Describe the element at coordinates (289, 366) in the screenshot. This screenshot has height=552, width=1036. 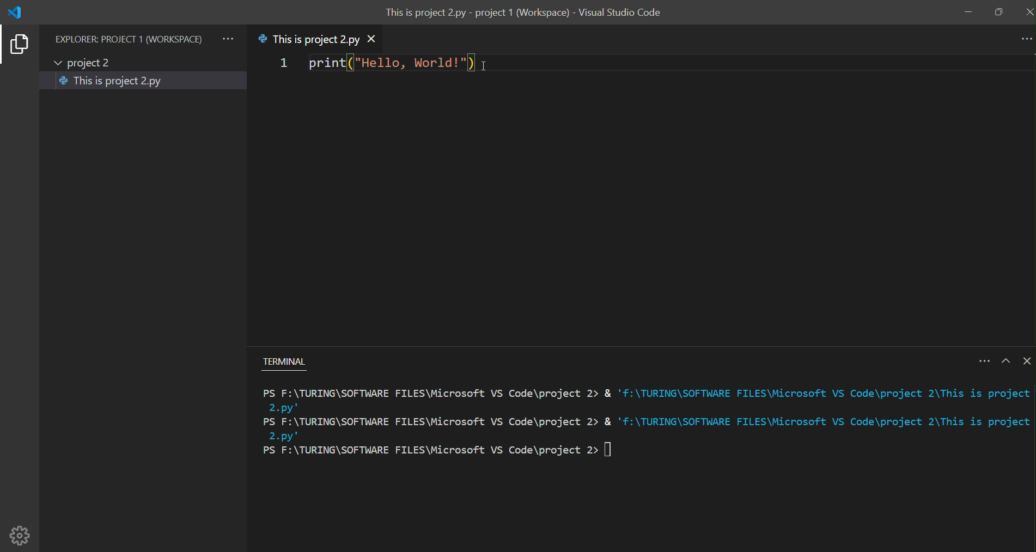
I see `Terminal` at that location.